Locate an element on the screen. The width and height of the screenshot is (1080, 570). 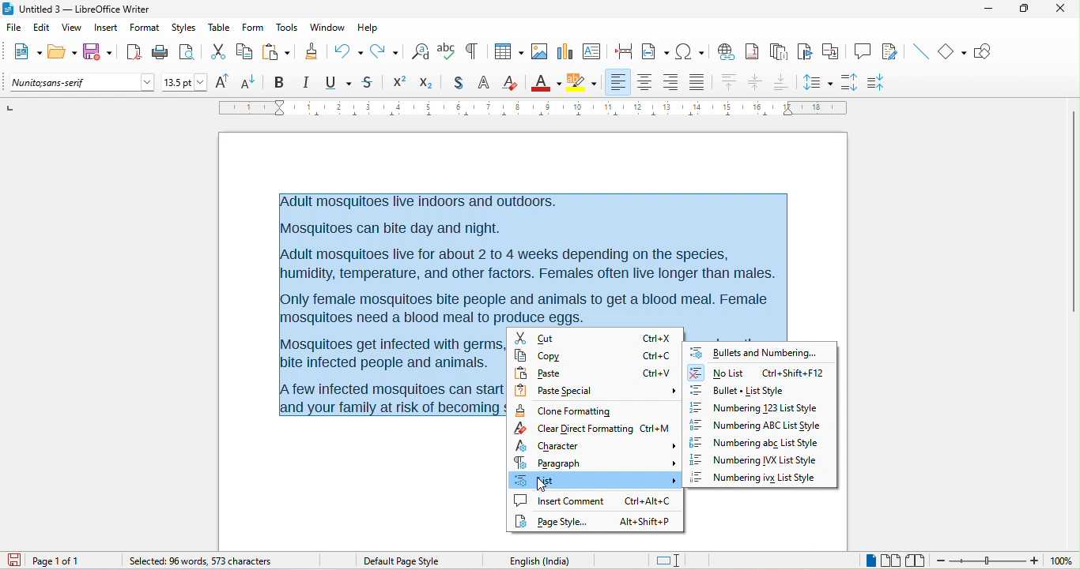
end note is located at coordinates (778, 51).